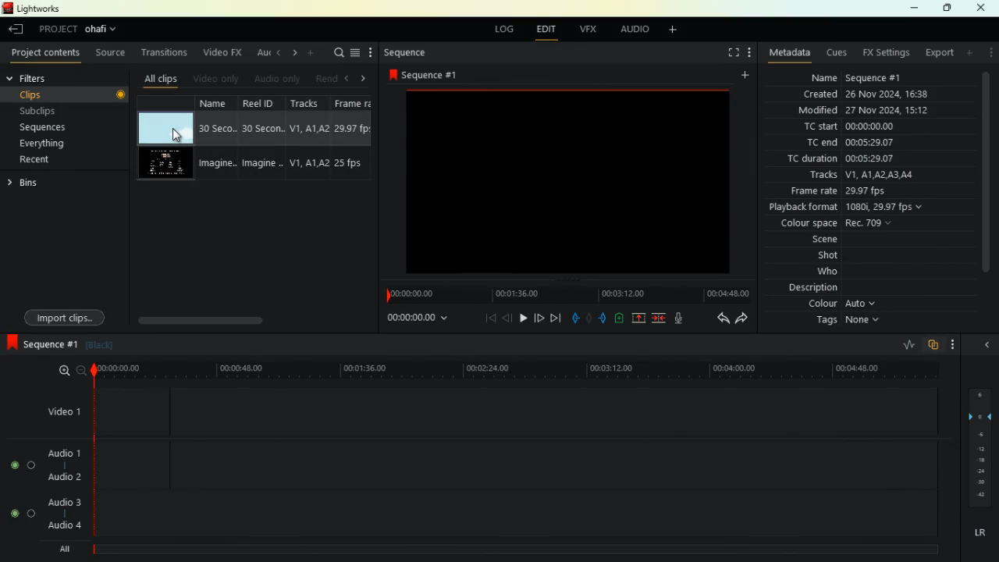 The width and height of the screenshot is (999, 562). Describe the element at coordinates (43, 76) in the screenshot. I see `filters` at that location.